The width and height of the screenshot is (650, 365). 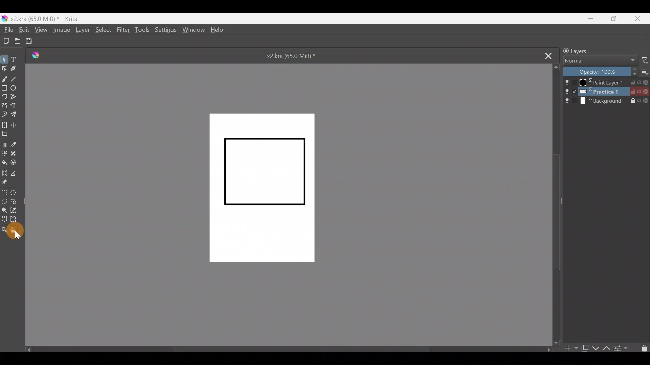 What do you see at coordinates (32, 42) in the screenshot?
I see `Save` at bounding box center [32, 42].